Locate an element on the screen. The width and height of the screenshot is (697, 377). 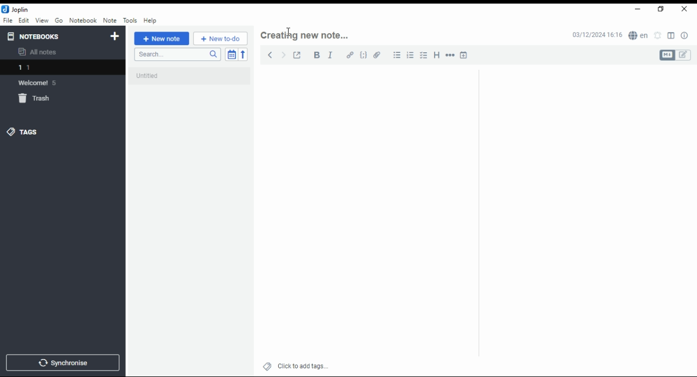
back is located at coordinates (270, 54).